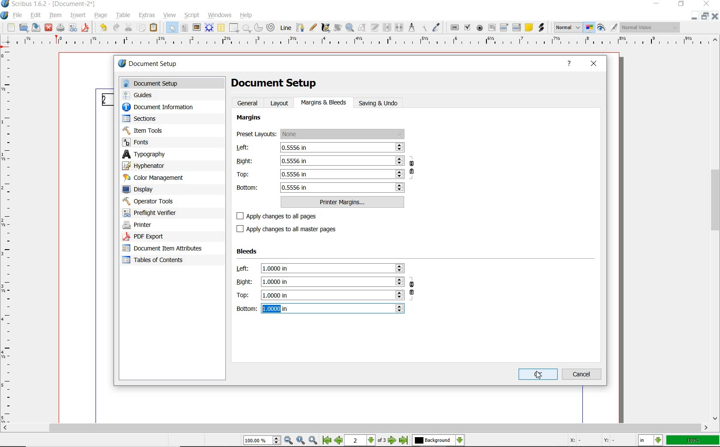 This screenshot has width=720, height=447. I want to click on extras, so click(147, 15).